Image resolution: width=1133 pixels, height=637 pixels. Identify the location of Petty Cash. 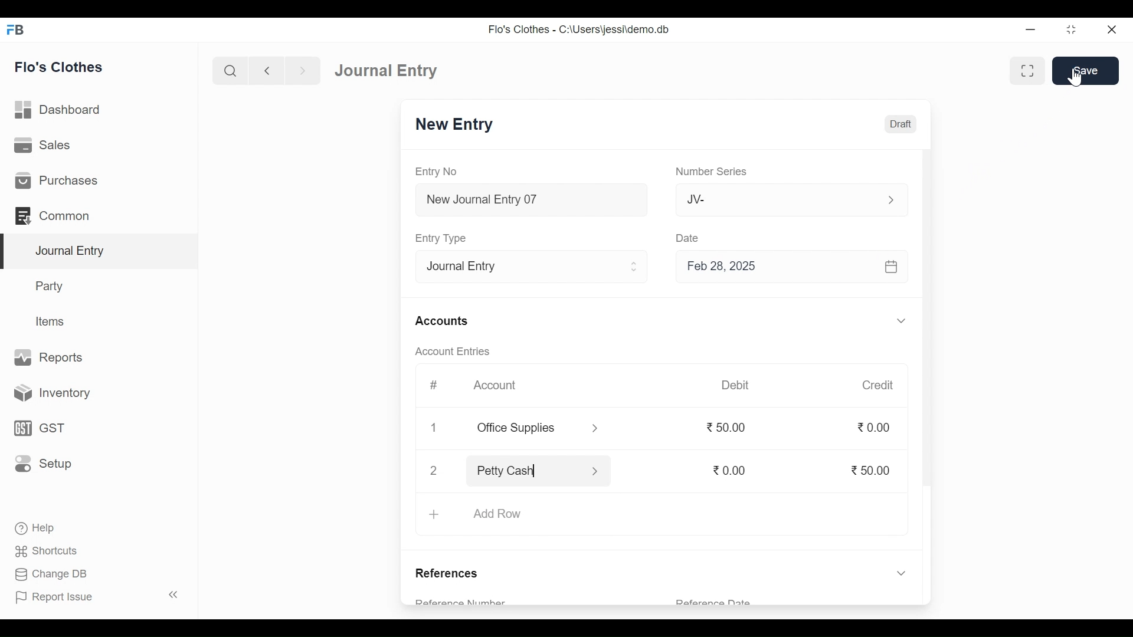
(525, 469).